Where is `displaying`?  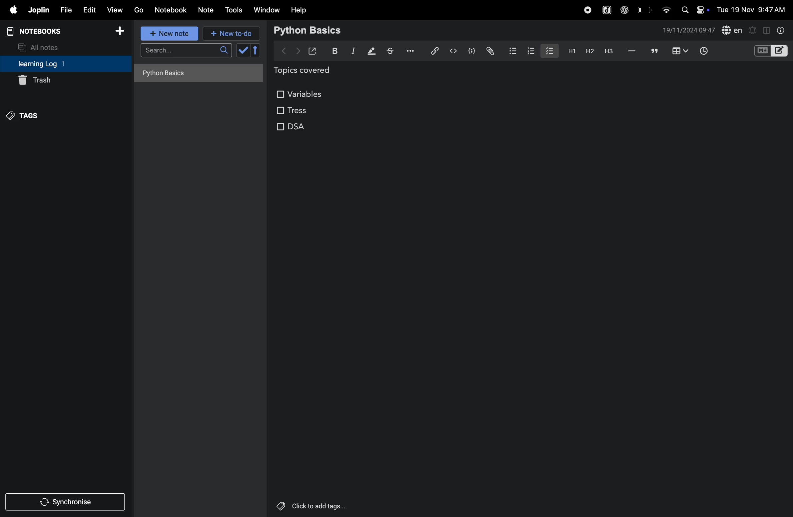
displaying is located at coordinates (372, 52).